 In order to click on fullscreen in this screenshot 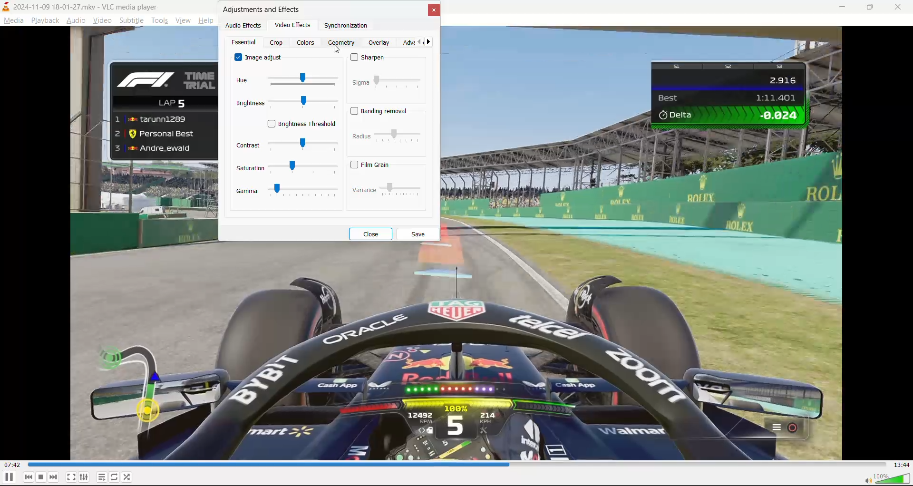, I will do `click(71, 475)`.